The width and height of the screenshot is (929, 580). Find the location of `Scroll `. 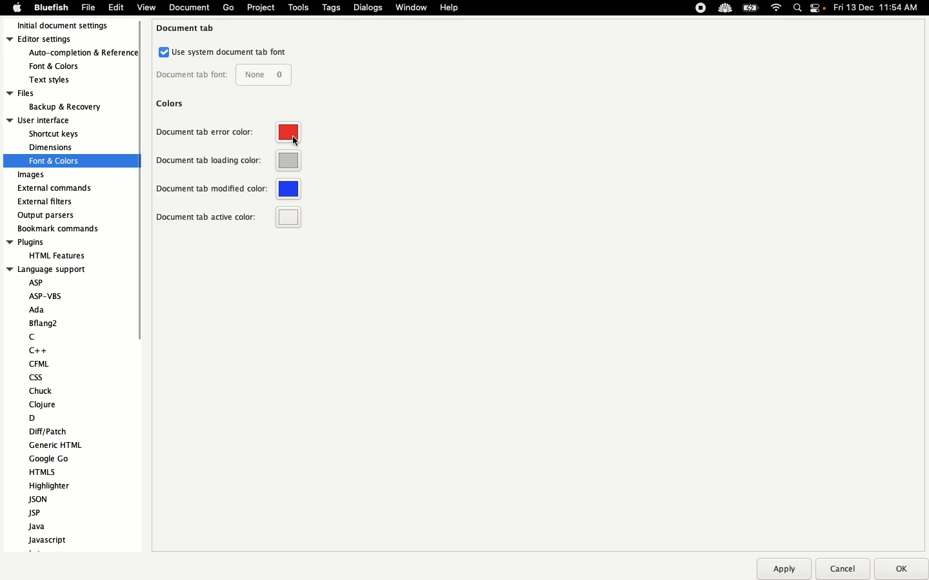

Scroll  is located at coordinates (136, 215).